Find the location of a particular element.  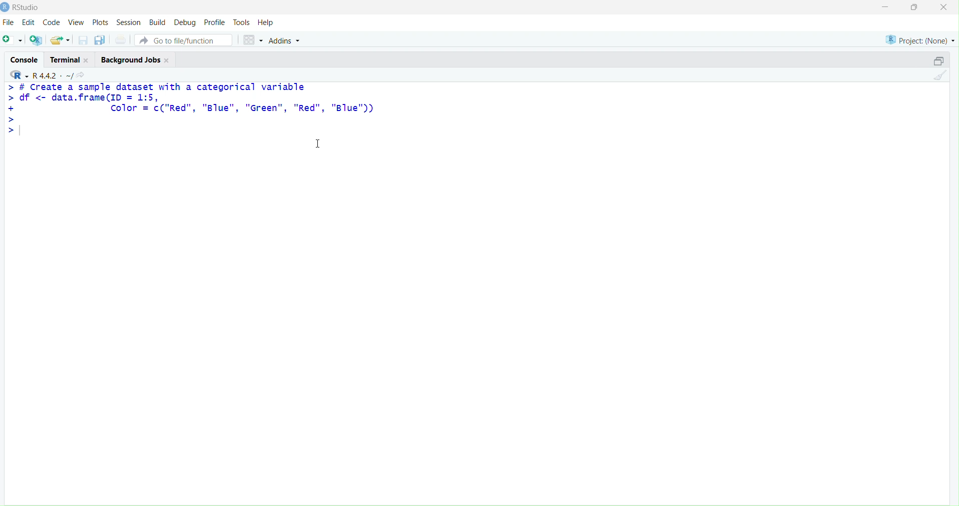

tools is located at coordinates (242, 22).